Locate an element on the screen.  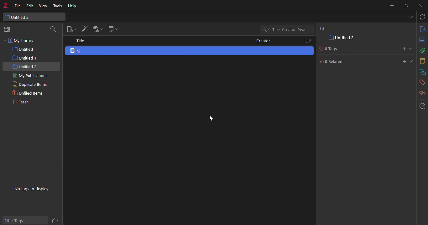
tools is located at coordinates (58, 6).